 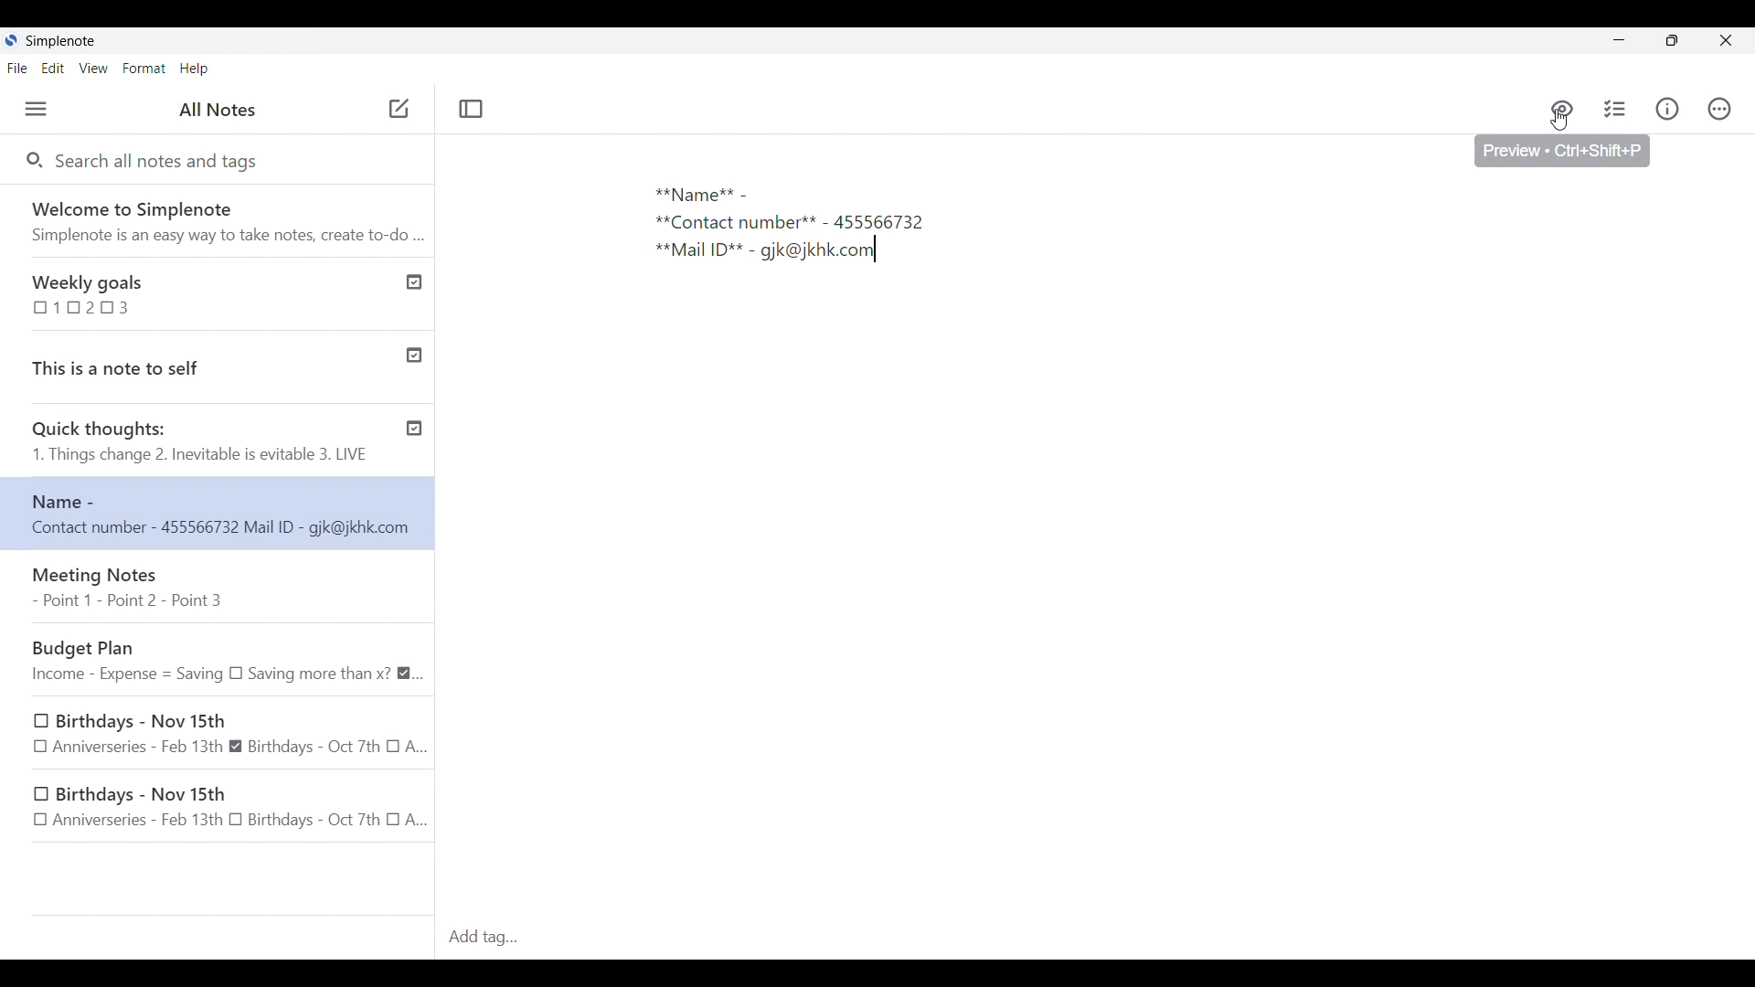 What do you see at coordinates (17, 68) in the screenshot?
I see `File menu` at bounding box center [17, 68].